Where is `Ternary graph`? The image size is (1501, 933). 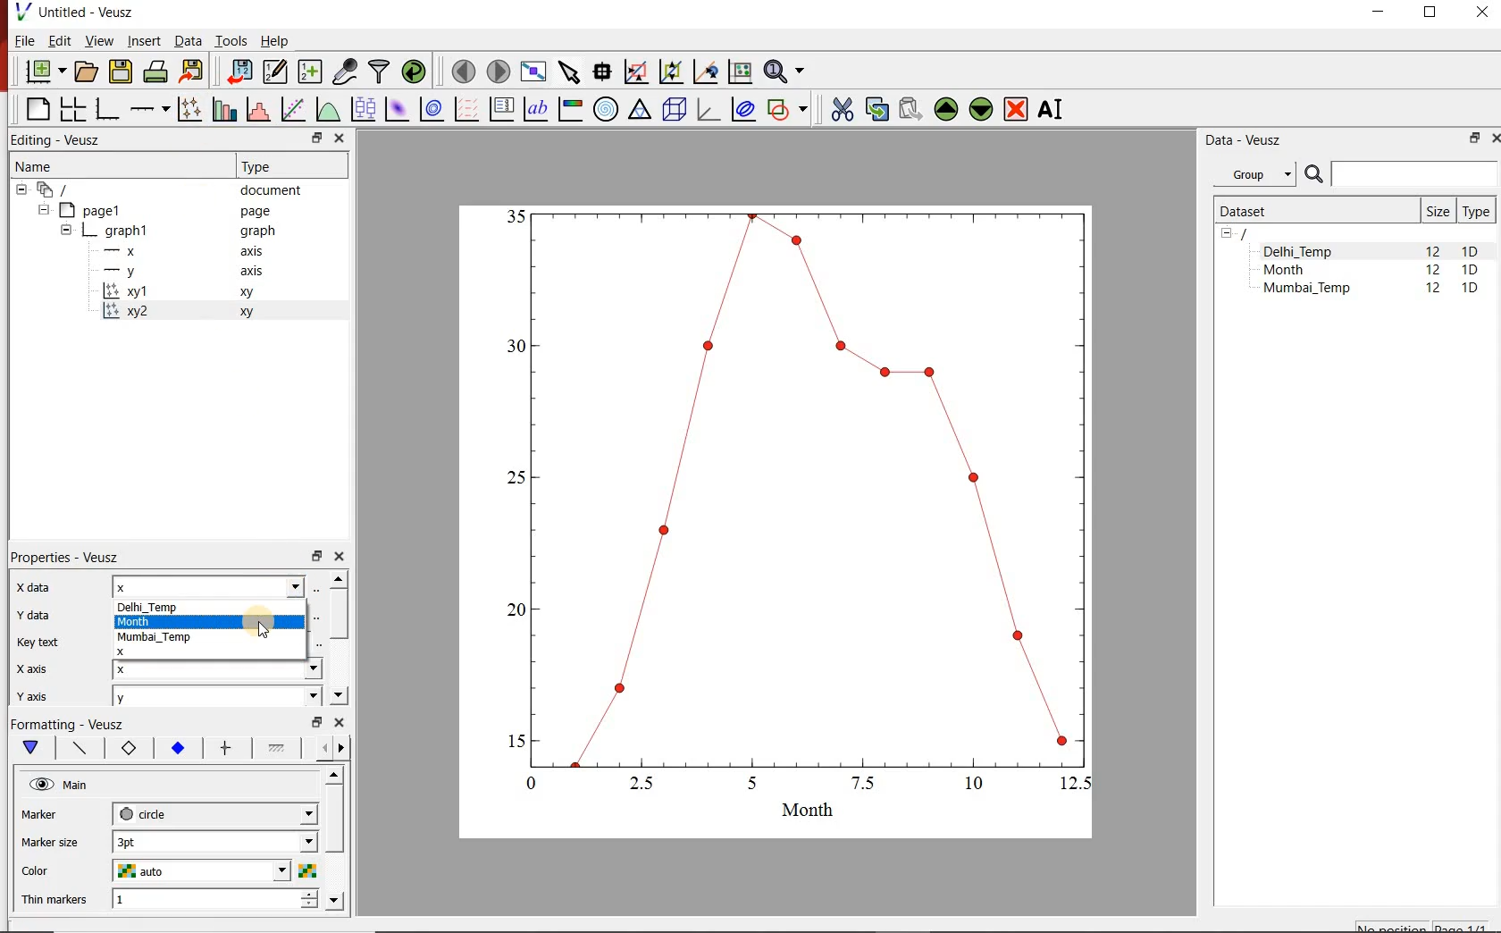 Ternary graph is located at coordinates (640, 111).